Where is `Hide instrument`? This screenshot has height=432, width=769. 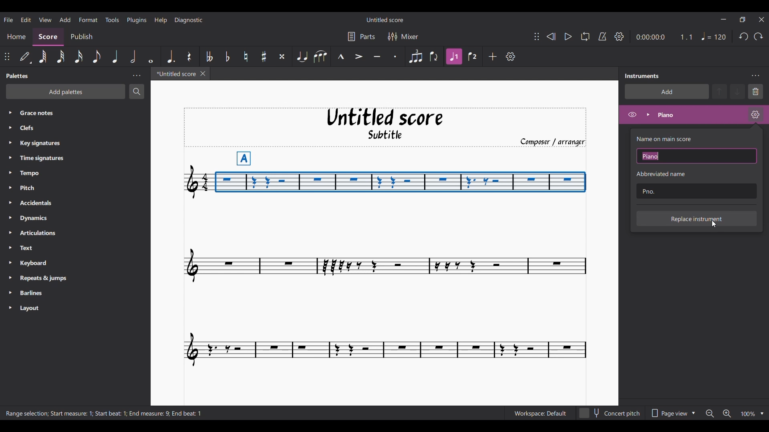
Hide instrument is located at coordinates (632, 114).